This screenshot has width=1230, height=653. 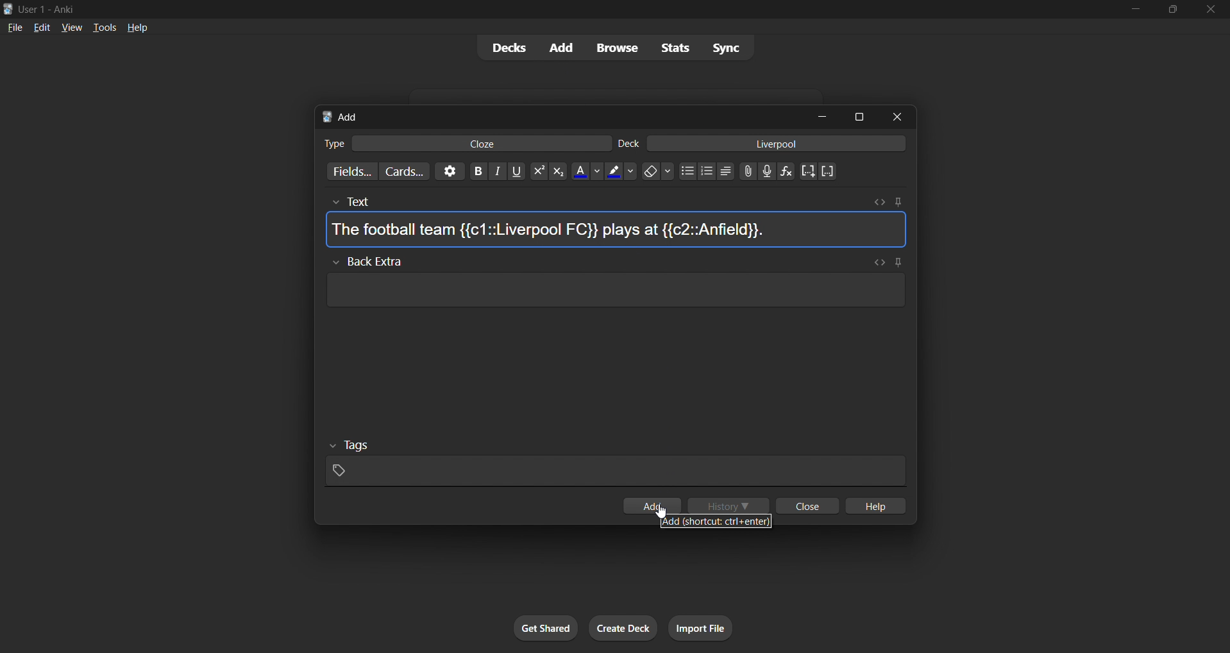 I want to click on edit, so click(x=38, y=27).